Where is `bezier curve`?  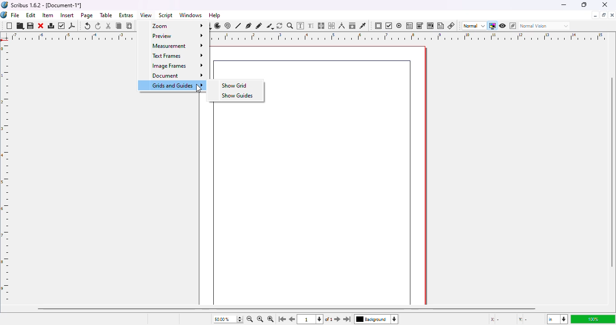 bezier curve is located at coordinates (249, 25).